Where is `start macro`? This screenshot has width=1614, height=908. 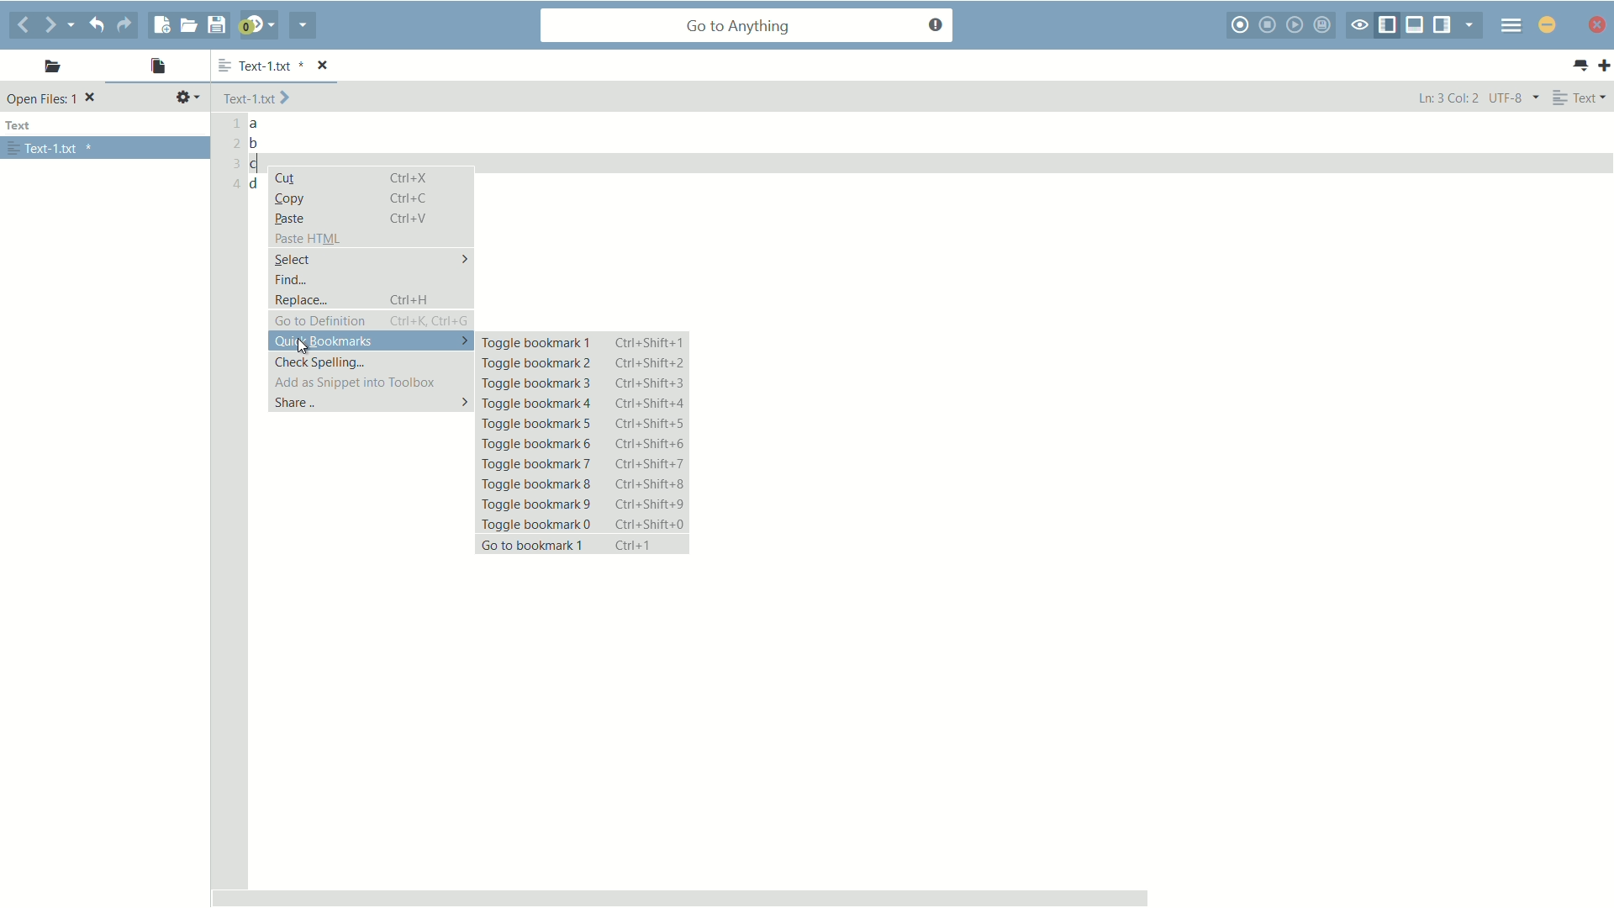
start macro is located at coordinates (1242, 26).